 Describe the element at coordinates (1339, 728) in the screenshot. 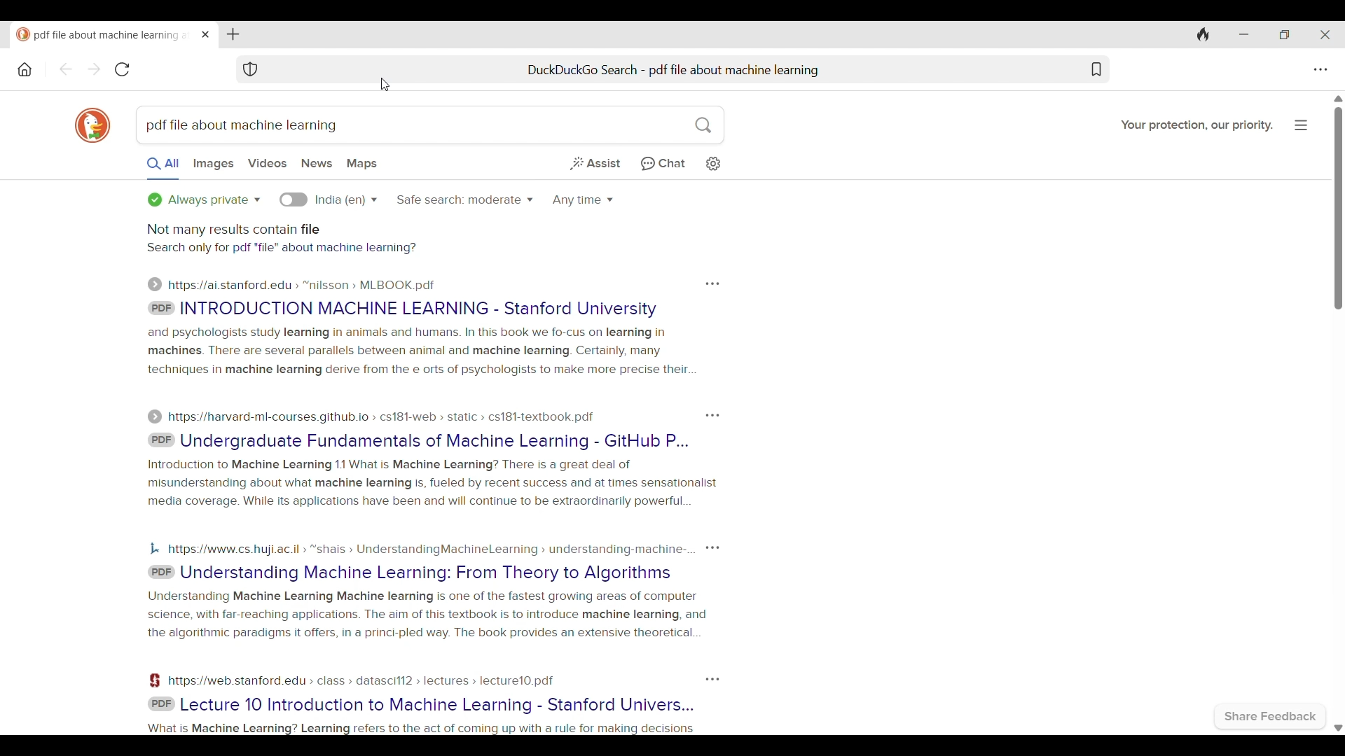

I see `Quick slide to bottom` at that location.